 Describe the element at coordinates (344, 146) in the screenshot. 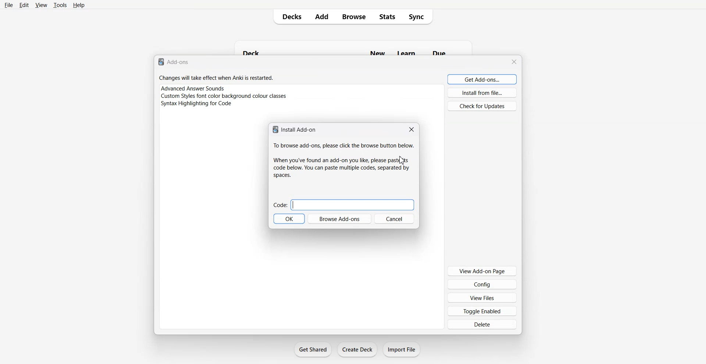

I see `text` at that location.